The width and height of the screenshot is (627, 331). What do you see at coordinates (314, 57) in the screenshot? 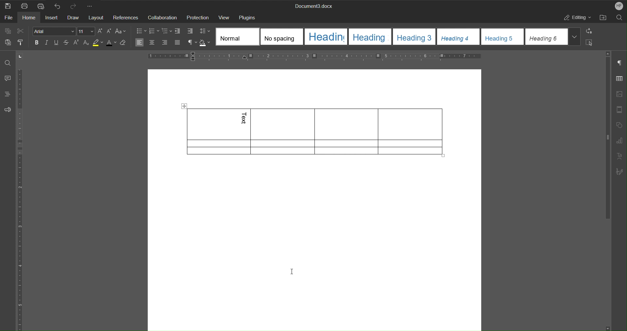
I see `Horizontal Ruler` at bounding box center [314, 57].